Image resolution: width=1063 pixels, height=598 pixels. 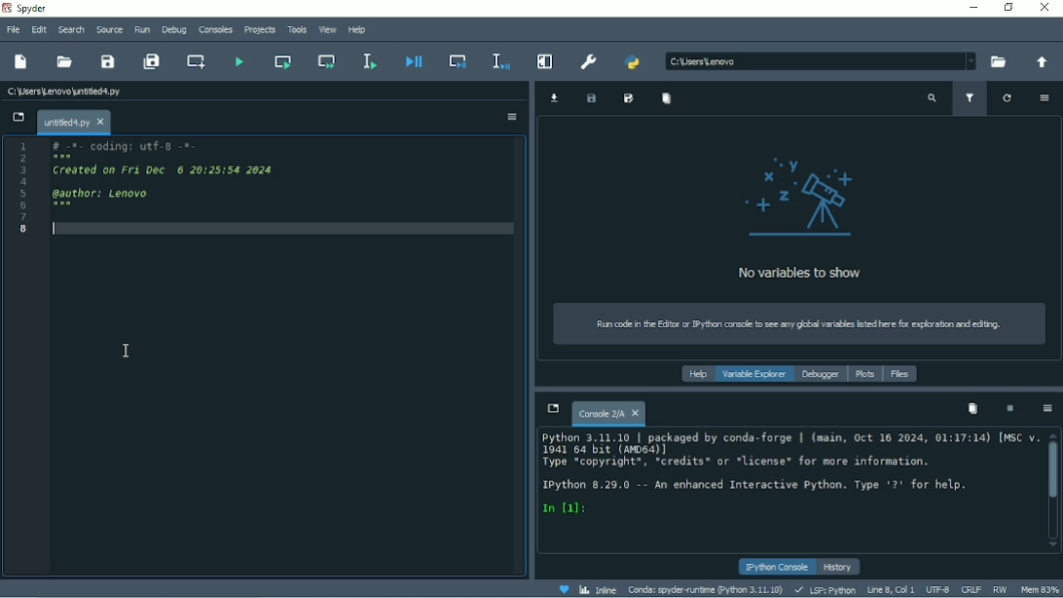 I want to click on 19 -e- codingt utt-p -o-
§ Created on pri onc o z0izsise 20s

S awthors onovo

io

8, so click(x=211, y=197).